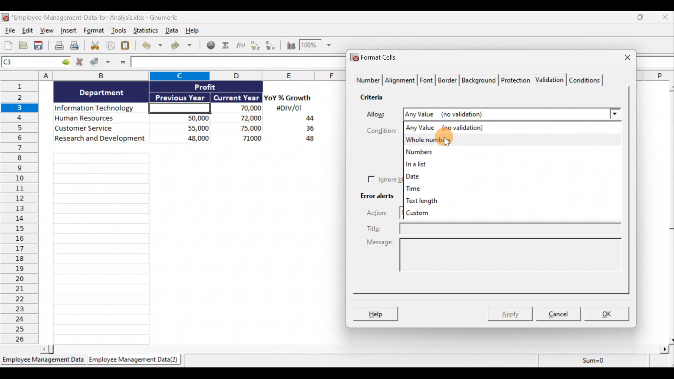  What do you see at coordinates (240, 128) in the screenshot?
I see `75,000` at bounding box center [240, 128].